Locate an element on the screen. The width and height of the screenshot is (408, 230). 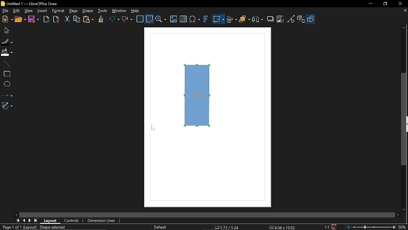
Shape selected is located at coordinates (58, 227).